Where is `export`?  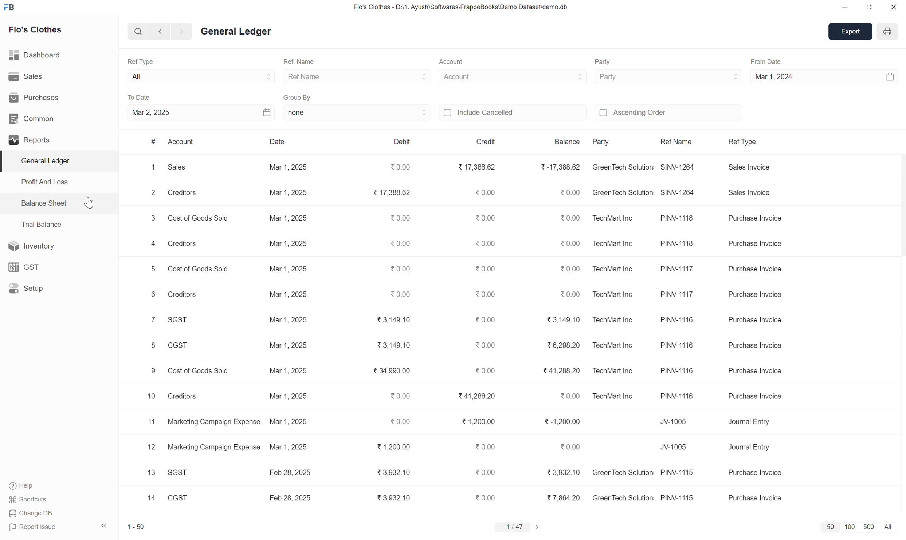
export is located at coordinates (850, 32).